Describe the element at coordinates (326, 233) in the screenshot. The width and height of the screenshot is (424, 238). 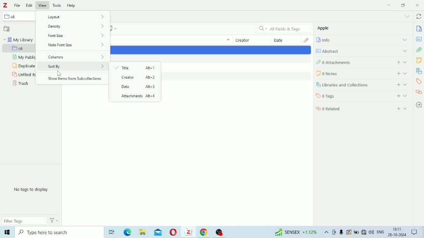
I see `Show hidden icons` at that location.